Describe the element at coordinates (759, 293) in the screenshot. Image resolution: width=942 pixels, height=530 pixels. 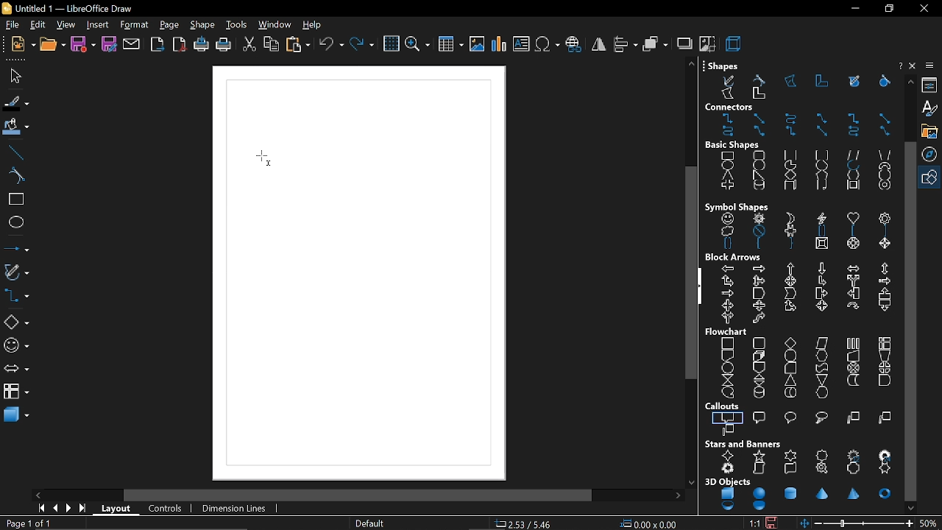
I see `pentagon` at that location.